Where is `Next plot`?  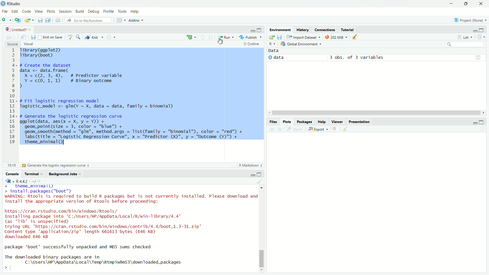
Next plot is located at coordinates (280, 129).